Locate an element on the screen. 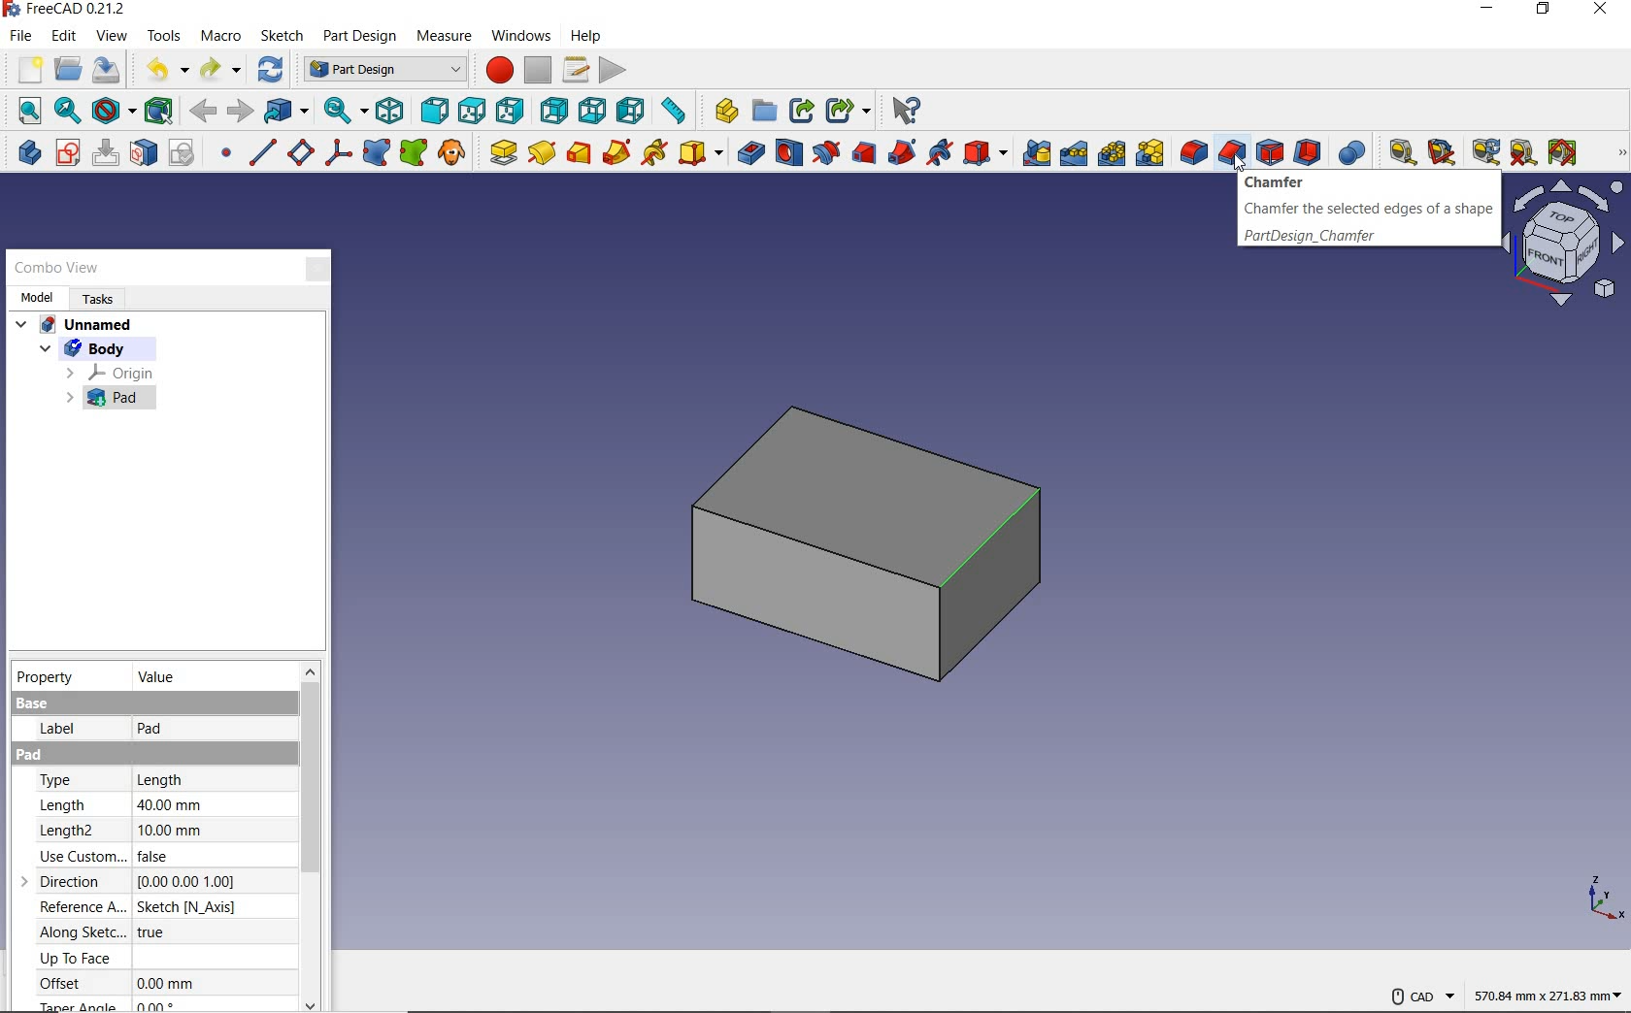  create group is located at coordinates (762, 113).